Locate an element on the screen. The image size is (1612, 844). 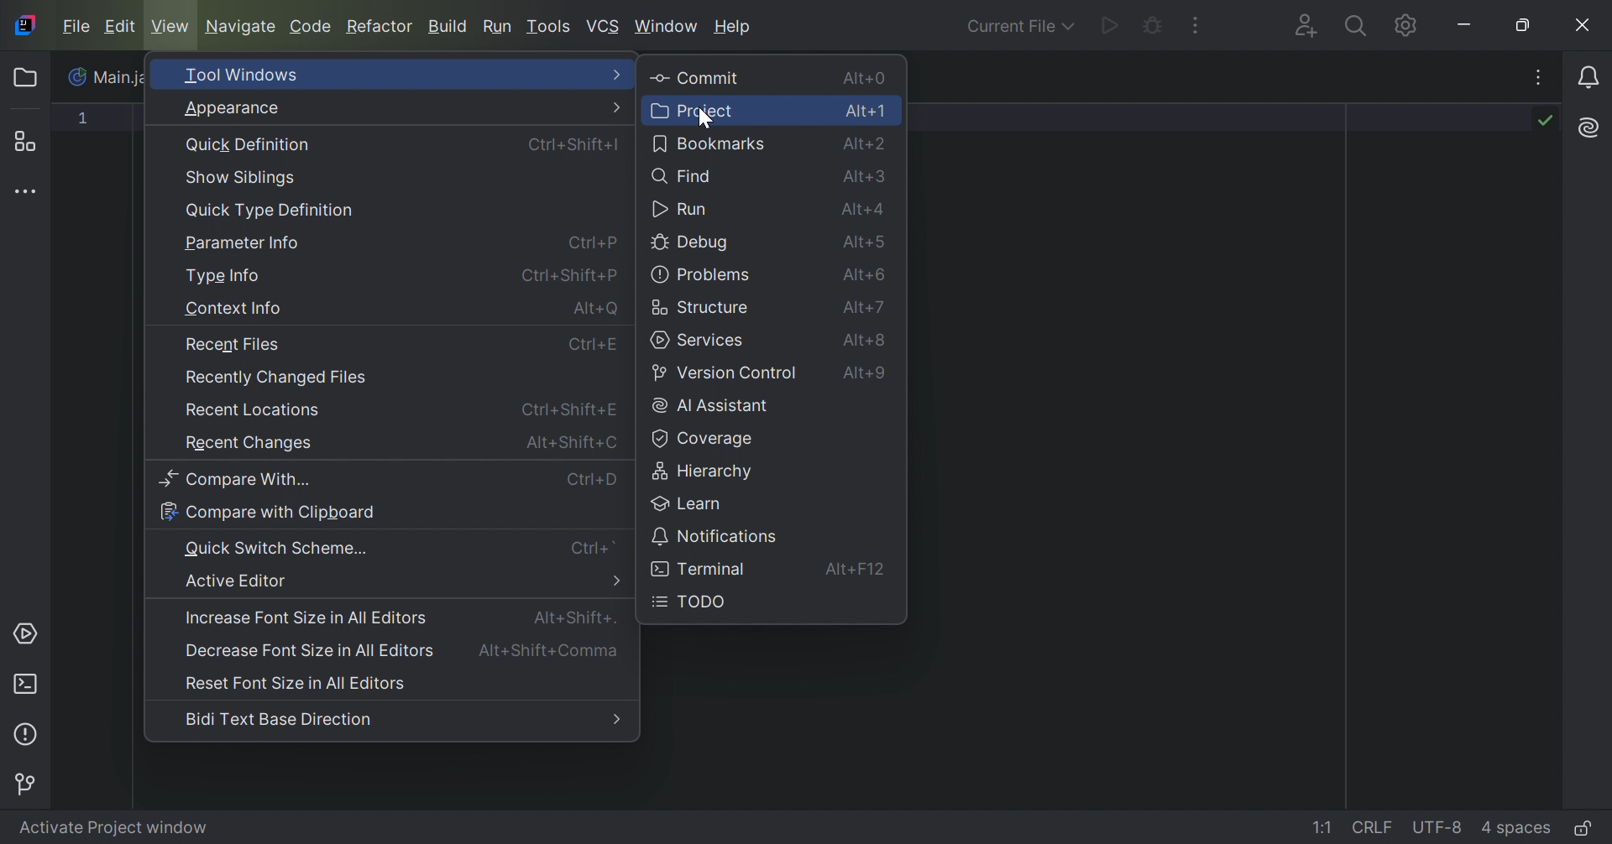
Alt+3 is located at coordinates (867, 178).